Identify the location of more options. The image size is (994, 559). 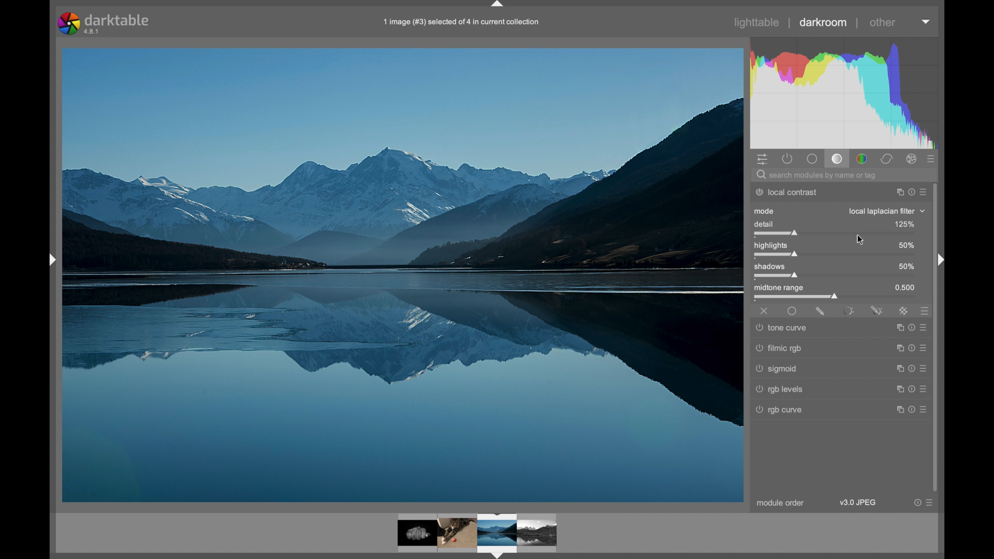
(911, 192).